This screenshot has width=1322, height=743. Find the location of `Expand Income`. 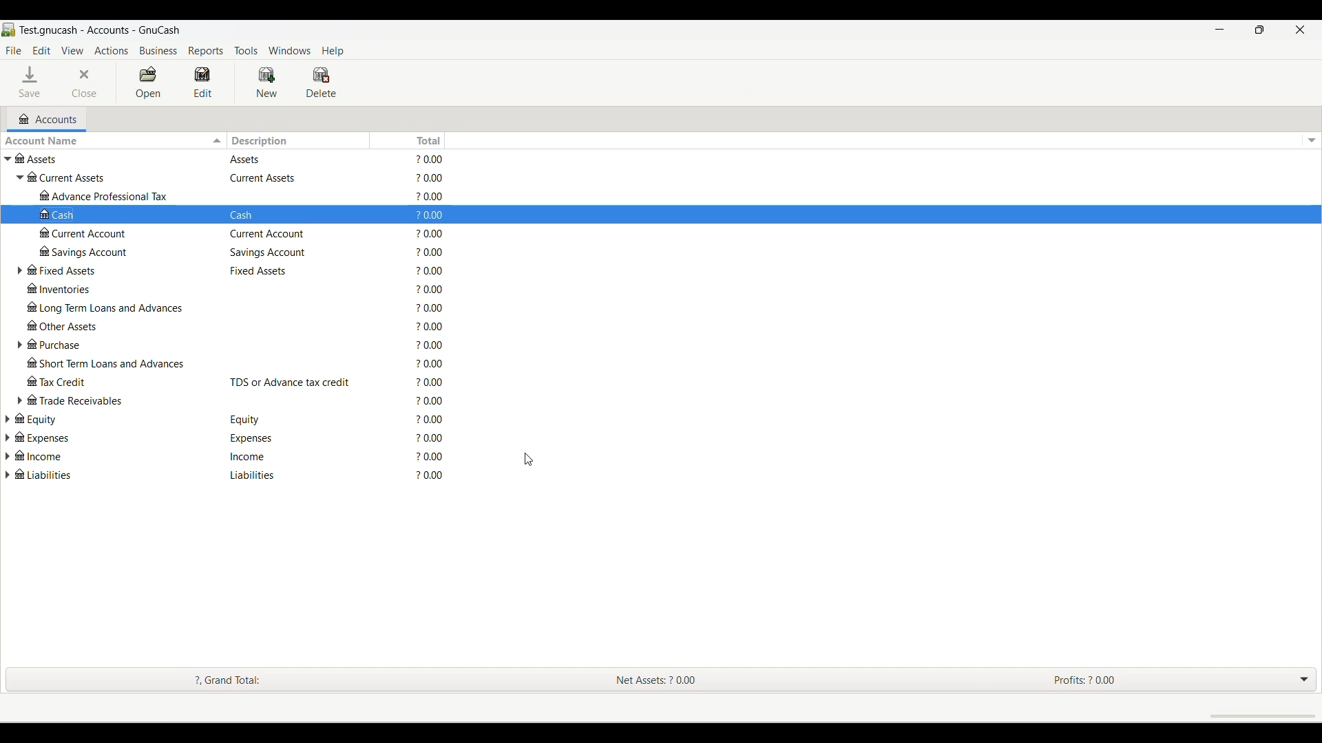

Expand Income is located at coordinates (8, 456).